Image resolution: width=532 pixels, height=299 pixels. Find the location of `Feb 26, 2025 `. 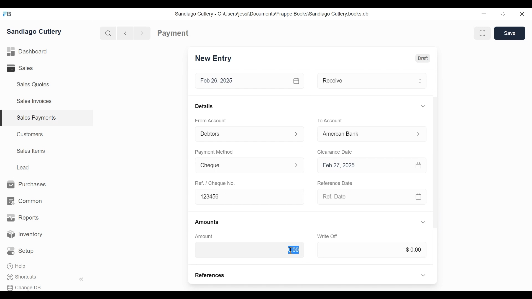

Feb 26, 2025  is located at coordinates (242, 81).